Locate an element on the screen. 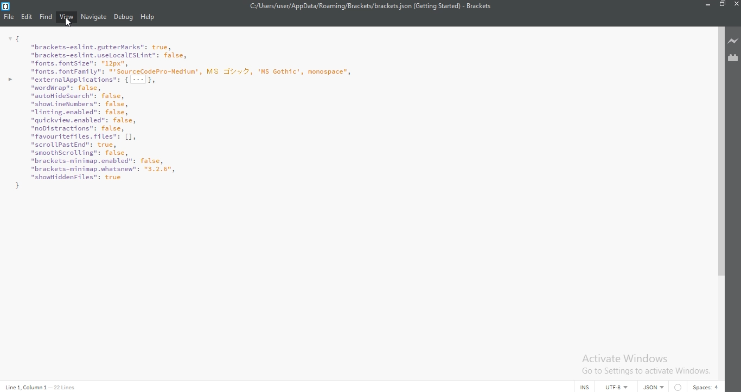 The image size is (741, 392). Spaces:4 is located at coordinates (708, 386).